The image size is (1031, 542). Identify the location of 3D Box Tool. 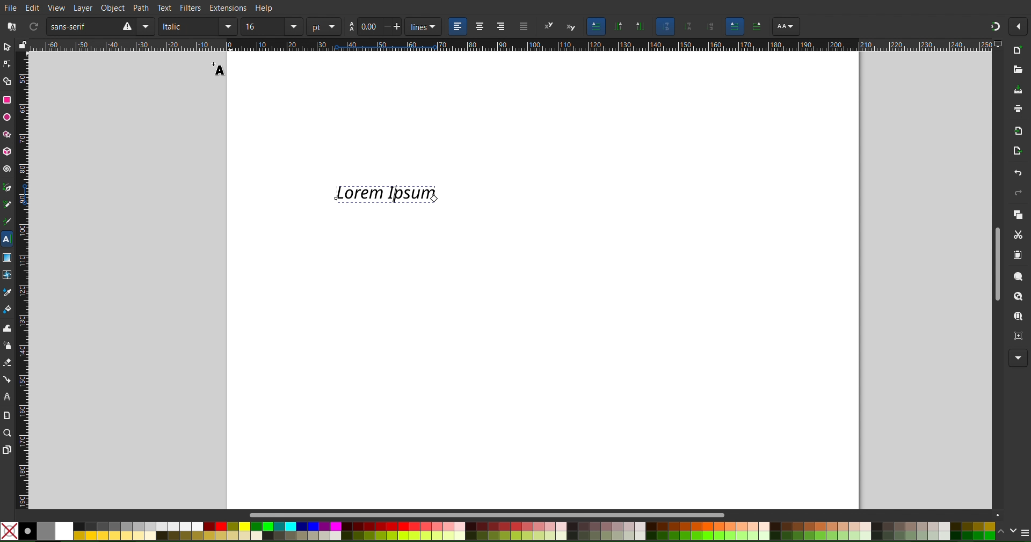
(7, 151).